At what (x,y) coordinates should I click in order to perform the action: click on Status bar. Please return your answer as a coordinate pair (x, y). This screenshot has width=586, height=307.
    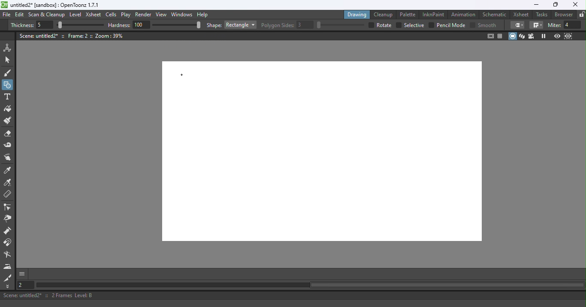
    Looking at the image, I should click on (293, 295).